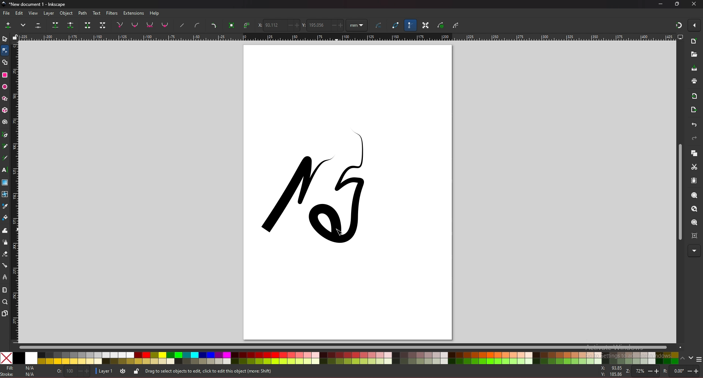 This screenshot has height=378, width=703. Describe the element at coordinates (317, 193) in the screenshot. I see `drawing` at that location.